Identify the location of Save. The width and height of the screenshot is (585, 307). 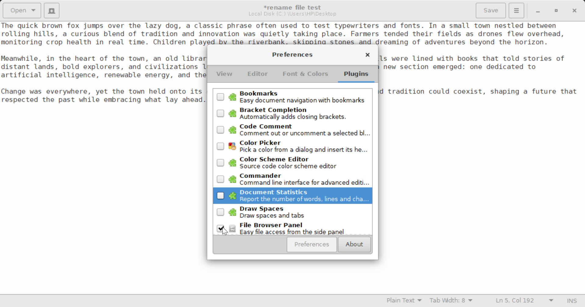
(491, 11).